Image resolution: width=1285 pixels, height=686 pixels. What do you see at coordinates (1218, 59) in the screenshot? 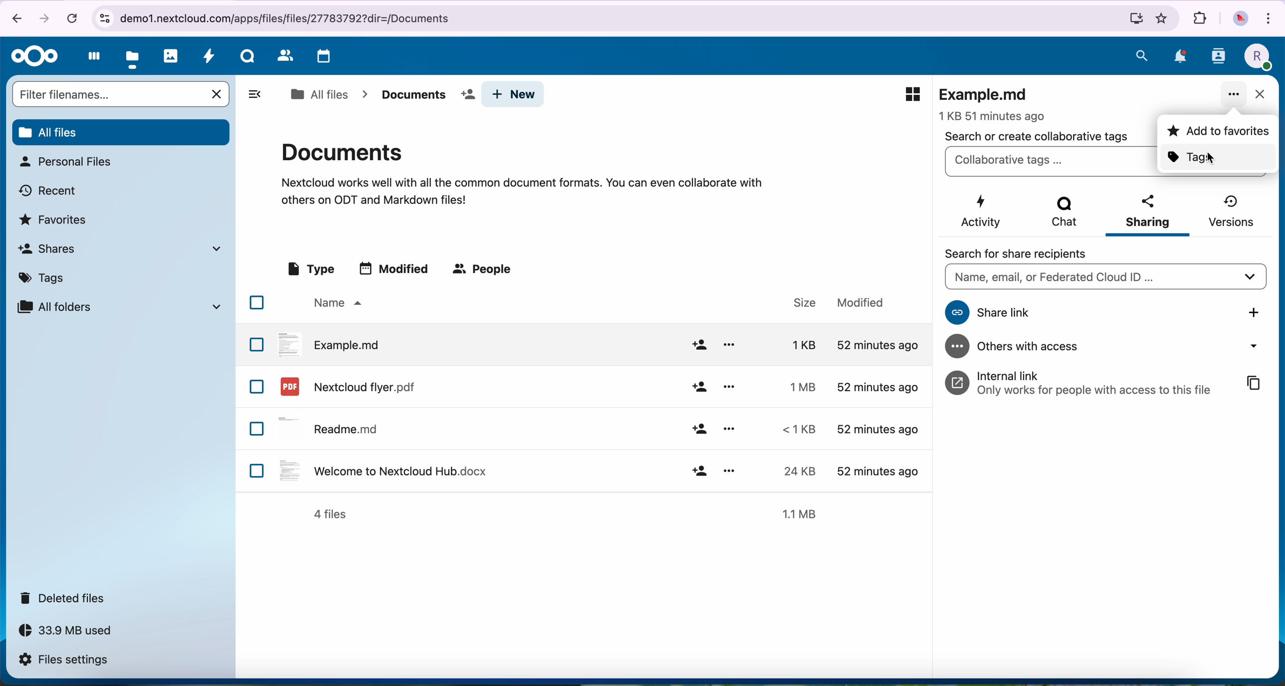
I see `contacts` at bounding box center [1218, 59].